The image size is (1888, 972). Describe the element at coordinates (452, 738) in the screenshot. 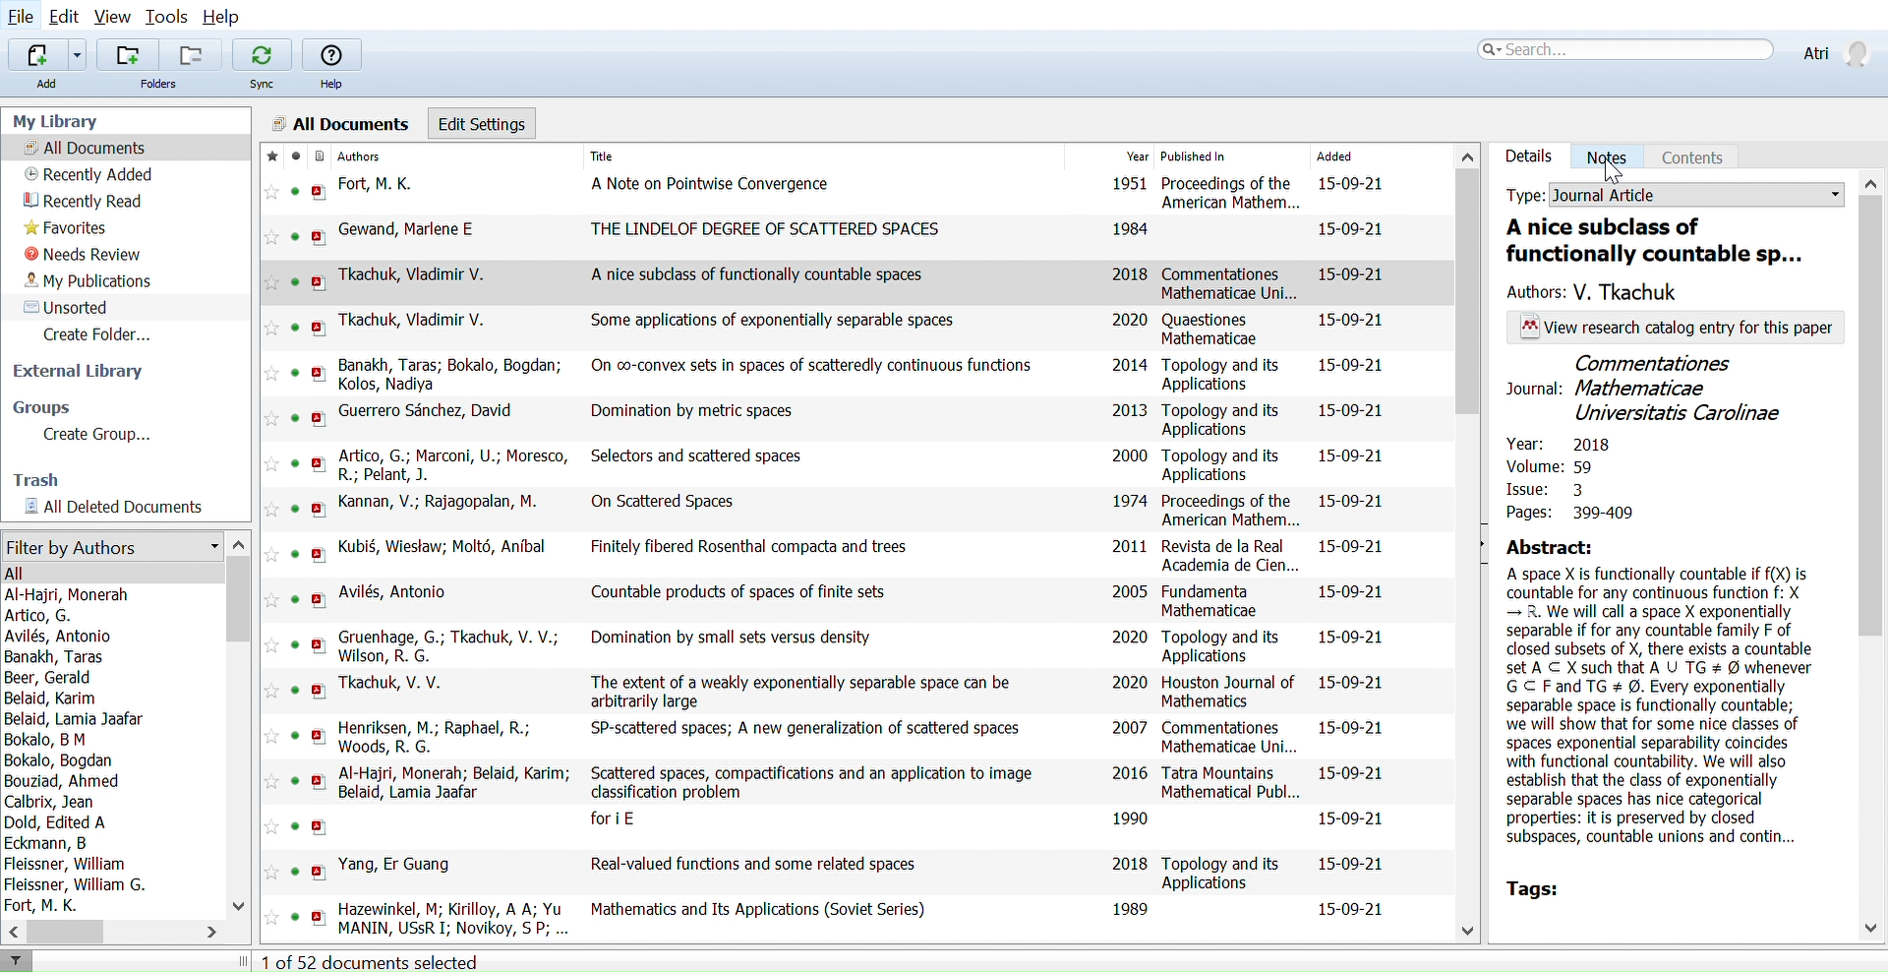

I see `Henriksen, M.; Raphael, R.; Woods, R. G.` at that location.